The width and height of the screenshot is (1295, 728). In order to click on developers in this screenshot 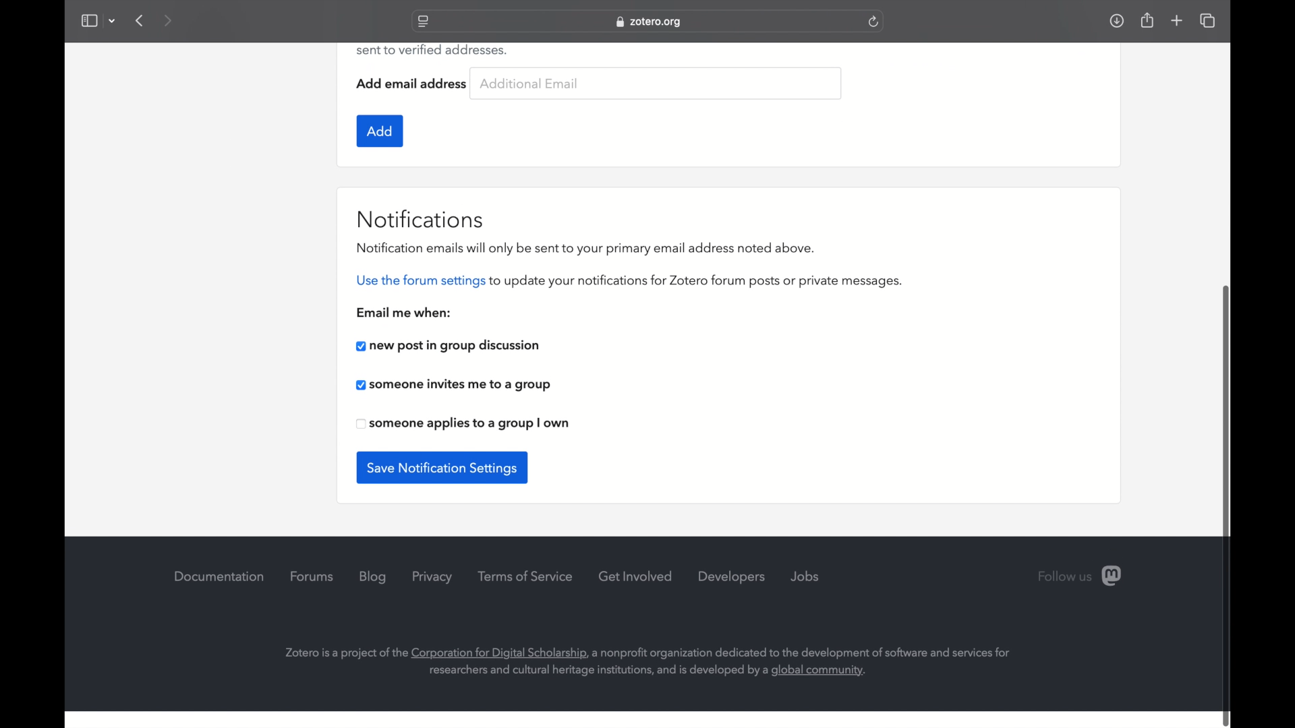, I will do `click(732, 577)`.